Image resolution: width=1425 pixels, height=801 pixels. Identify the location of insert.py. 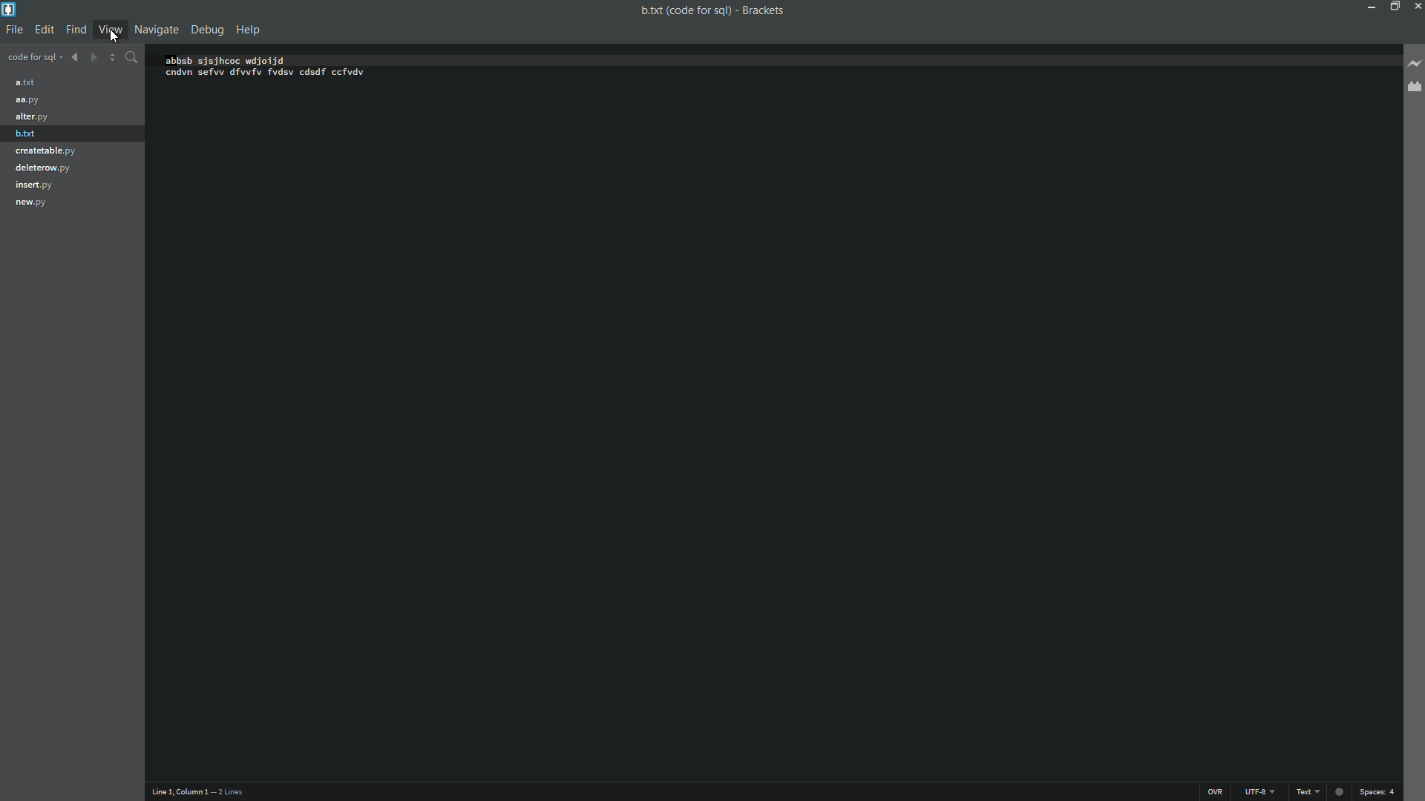
(39, 185).